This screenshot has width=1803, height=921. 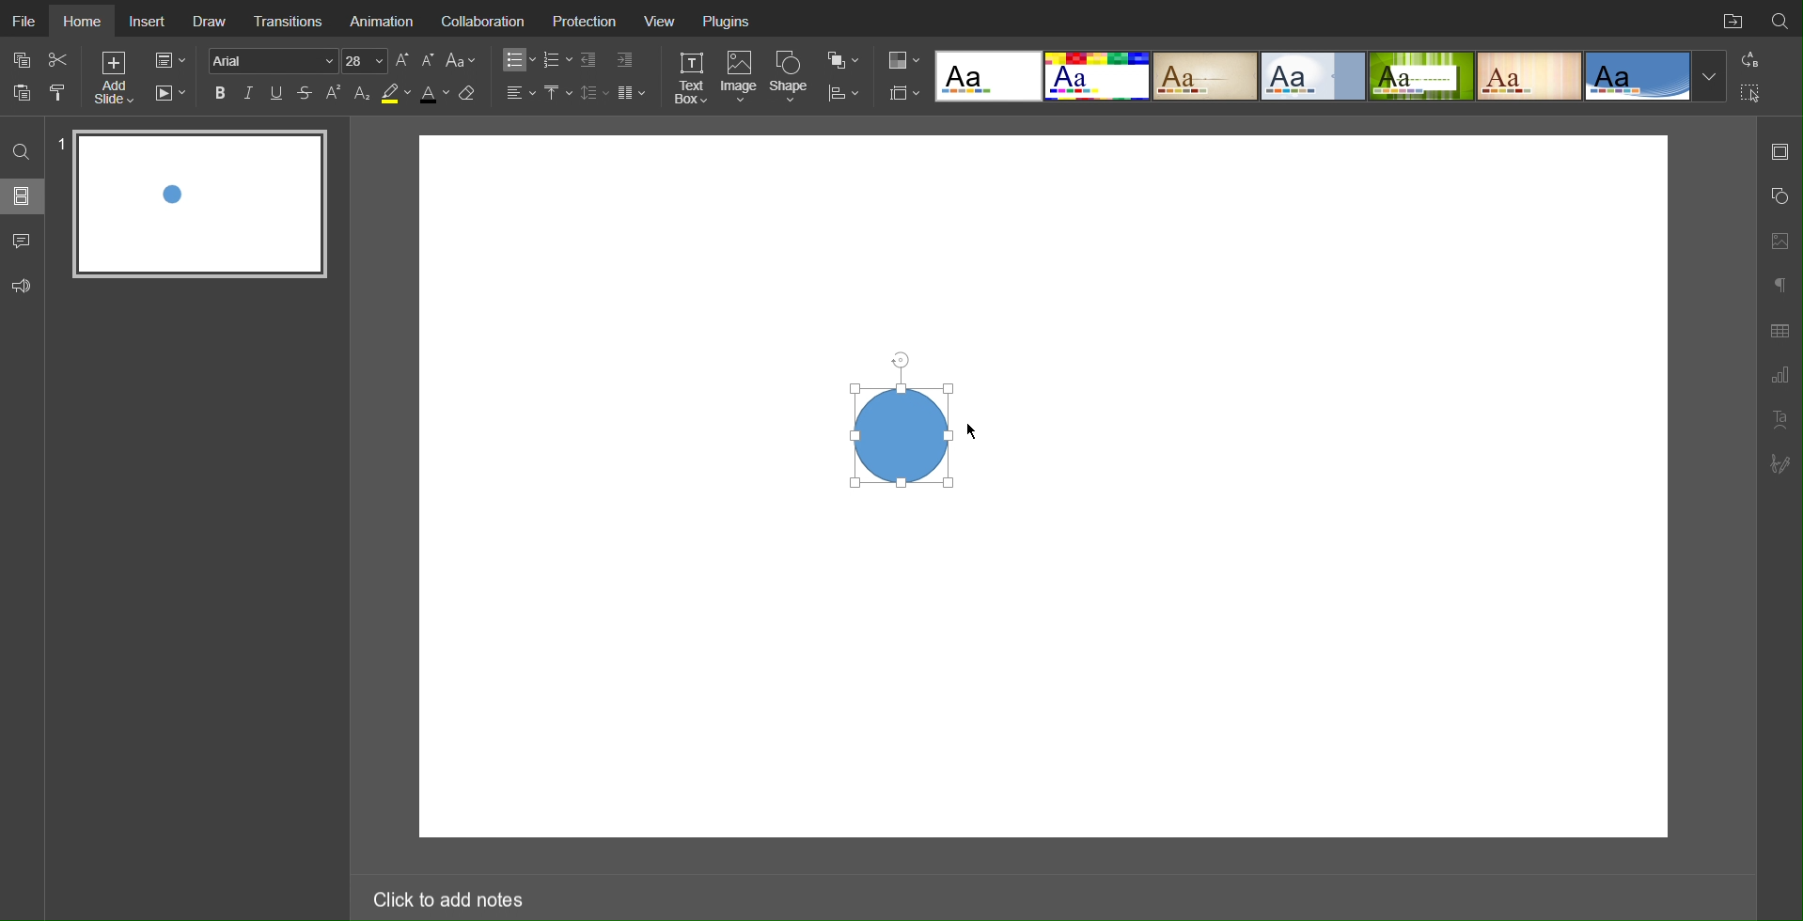 I want to click on Increase Indent, so click(x=623, y=61).